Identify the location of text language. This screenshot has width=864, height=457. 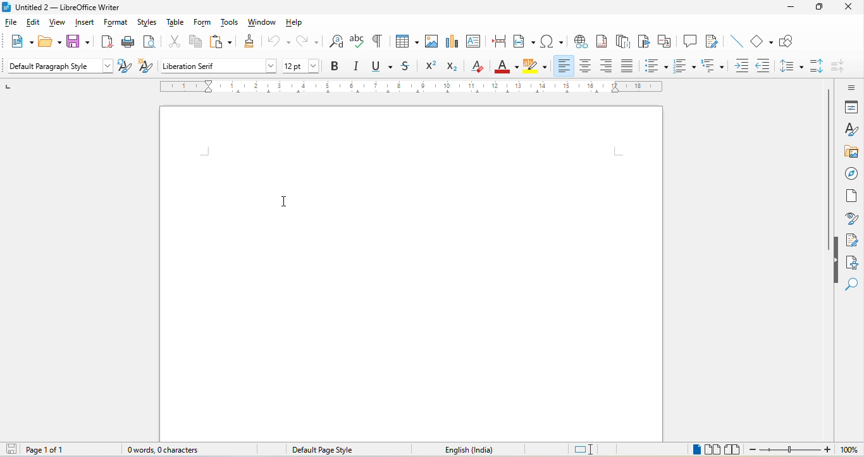
(469, 451).